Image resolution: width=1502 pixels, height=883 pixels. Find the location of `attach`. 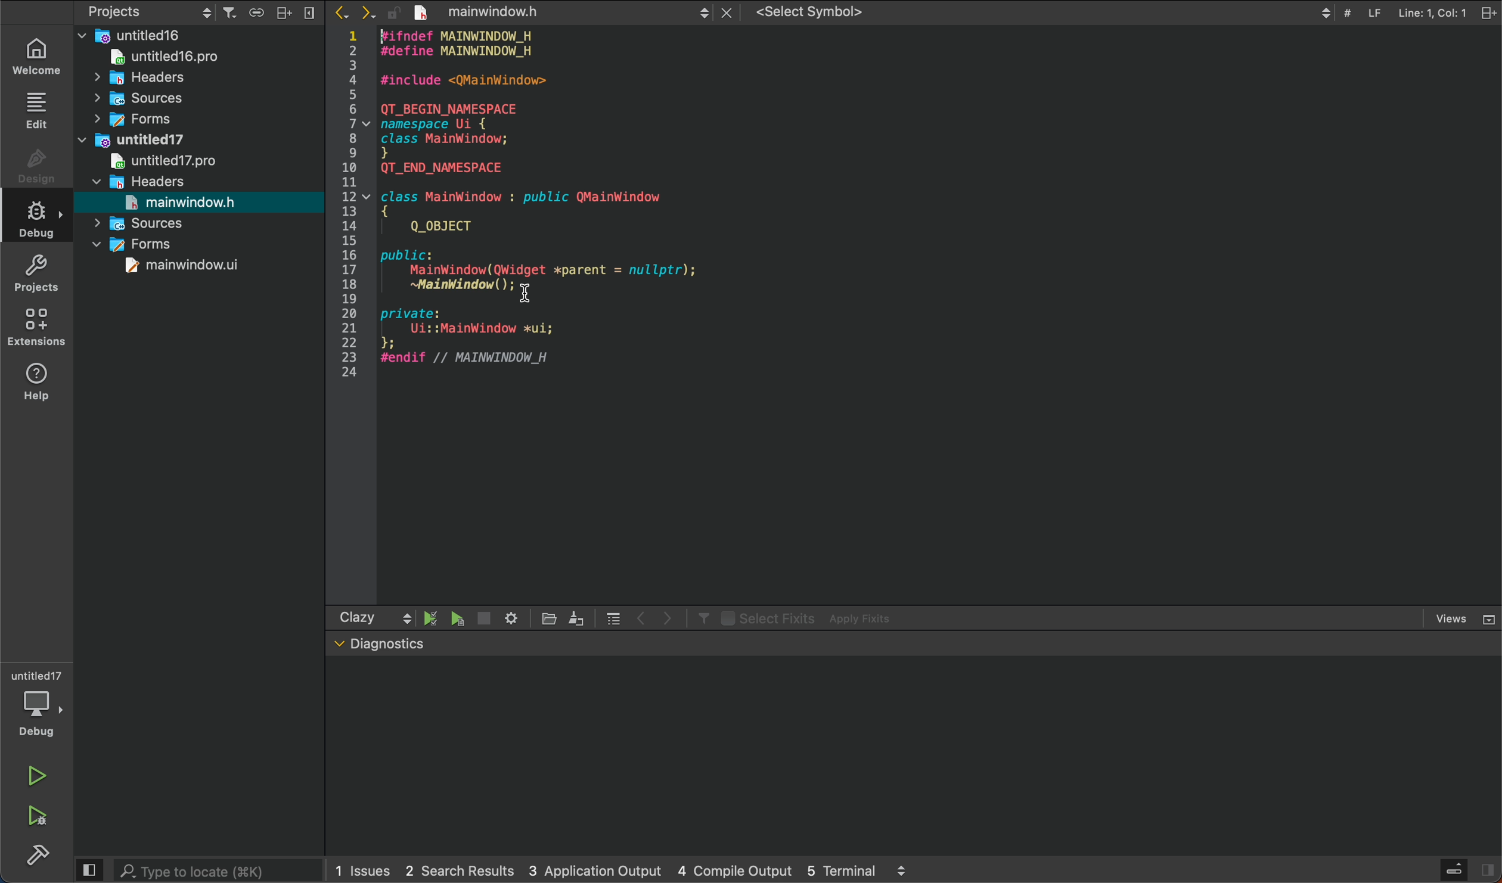

attach is located at coordinates (253, 11).